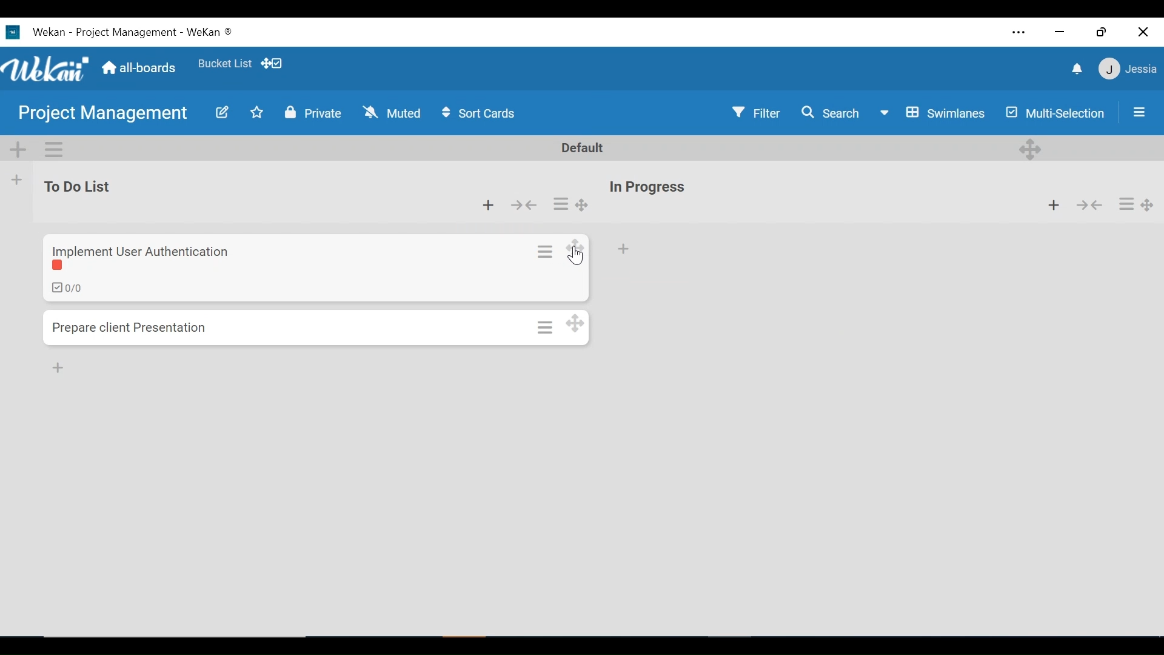  I want to click on Settings and more, so click(1020, 34).